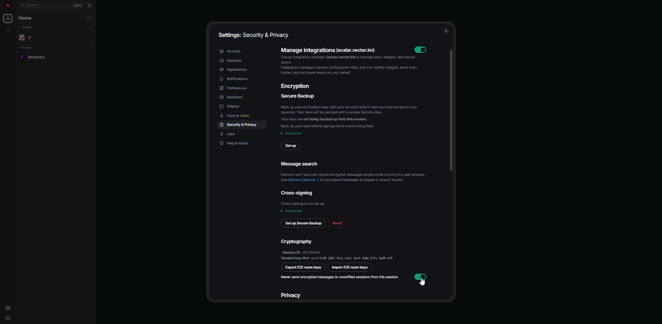 This screenshot has width=662, height=324. What do you see at coordinates (28, 18) in the screenshot?
I see `home` at bounding box center [28, 18].